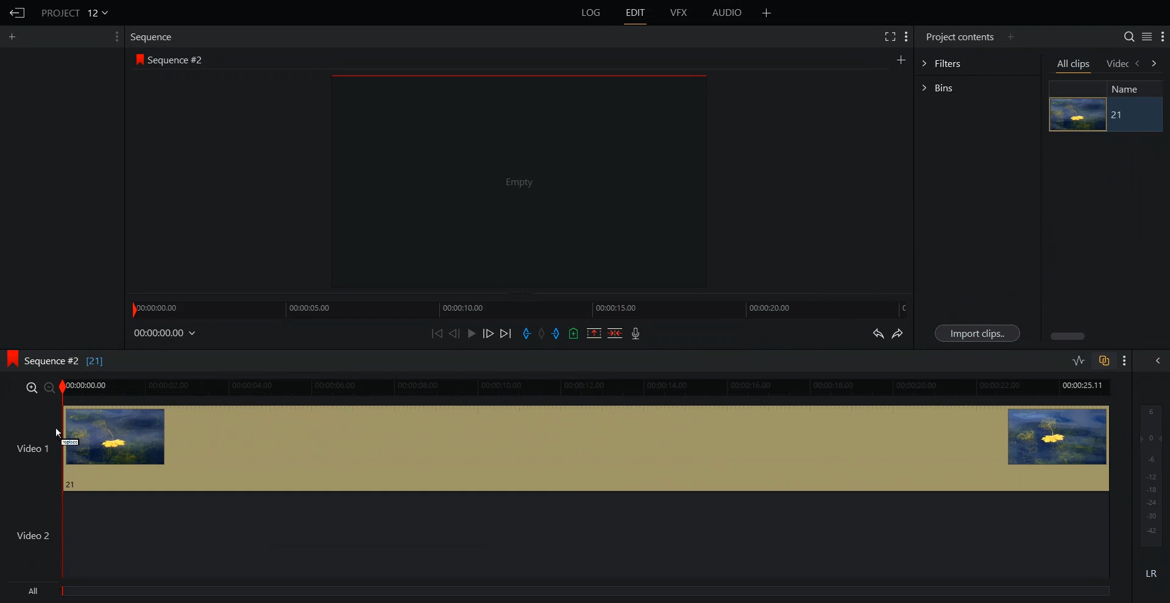 The image size is (1170, 603). What do you see at coordinates (176, 60) in the screenshot?
I see `Sequence 2` at bounding box center [176, 60].